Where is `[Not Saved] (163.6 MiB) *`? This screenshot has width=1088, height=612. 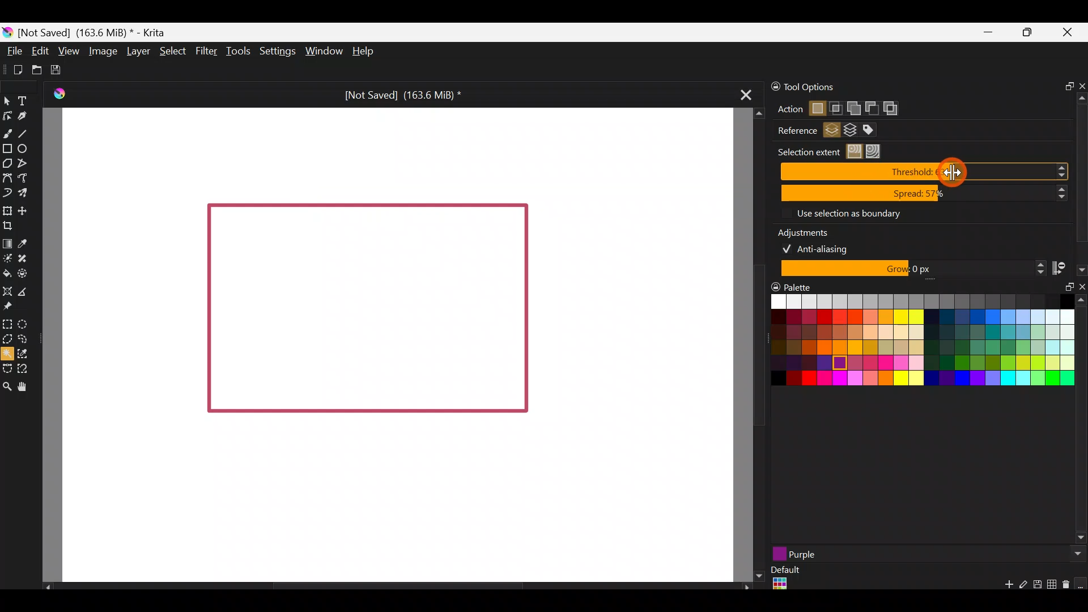 [Not Saved] (163.6 MiB) * is located at coordinates (401, 93).